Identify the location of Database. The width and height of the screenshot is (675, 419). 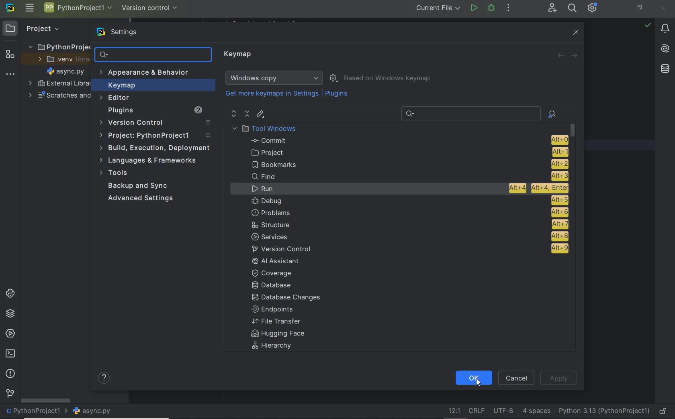
(274, 286).